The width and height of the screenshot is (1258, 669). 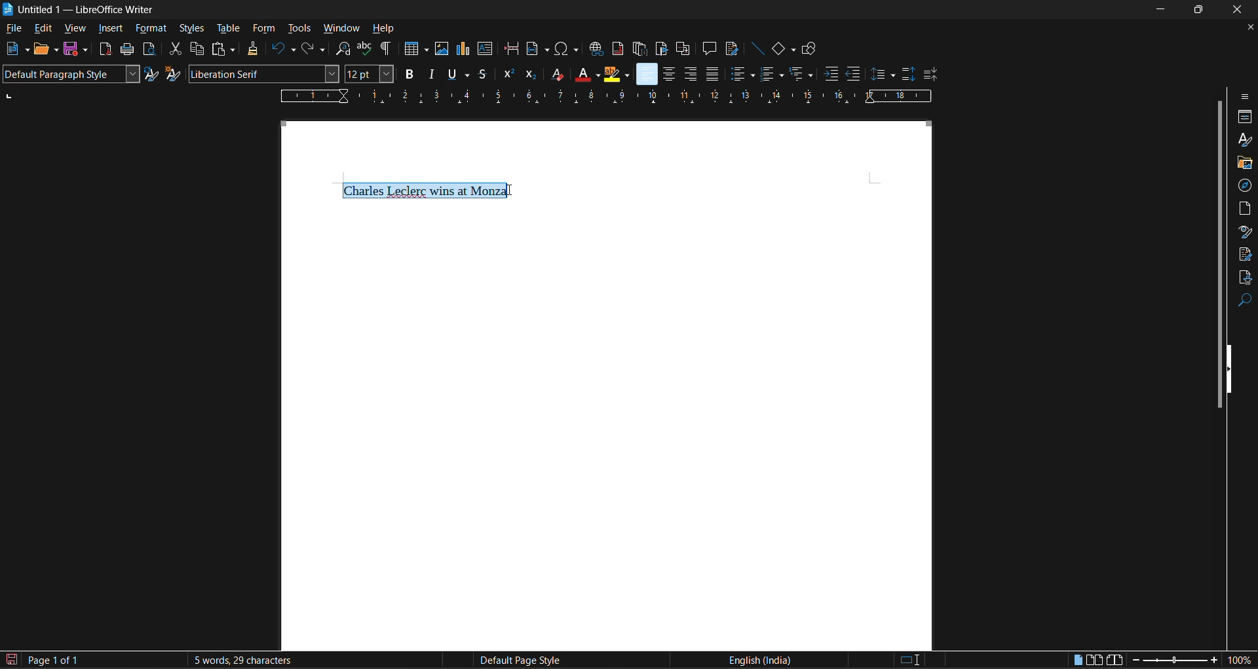 I want to click on style inspector, so click(x=1245, y=231).